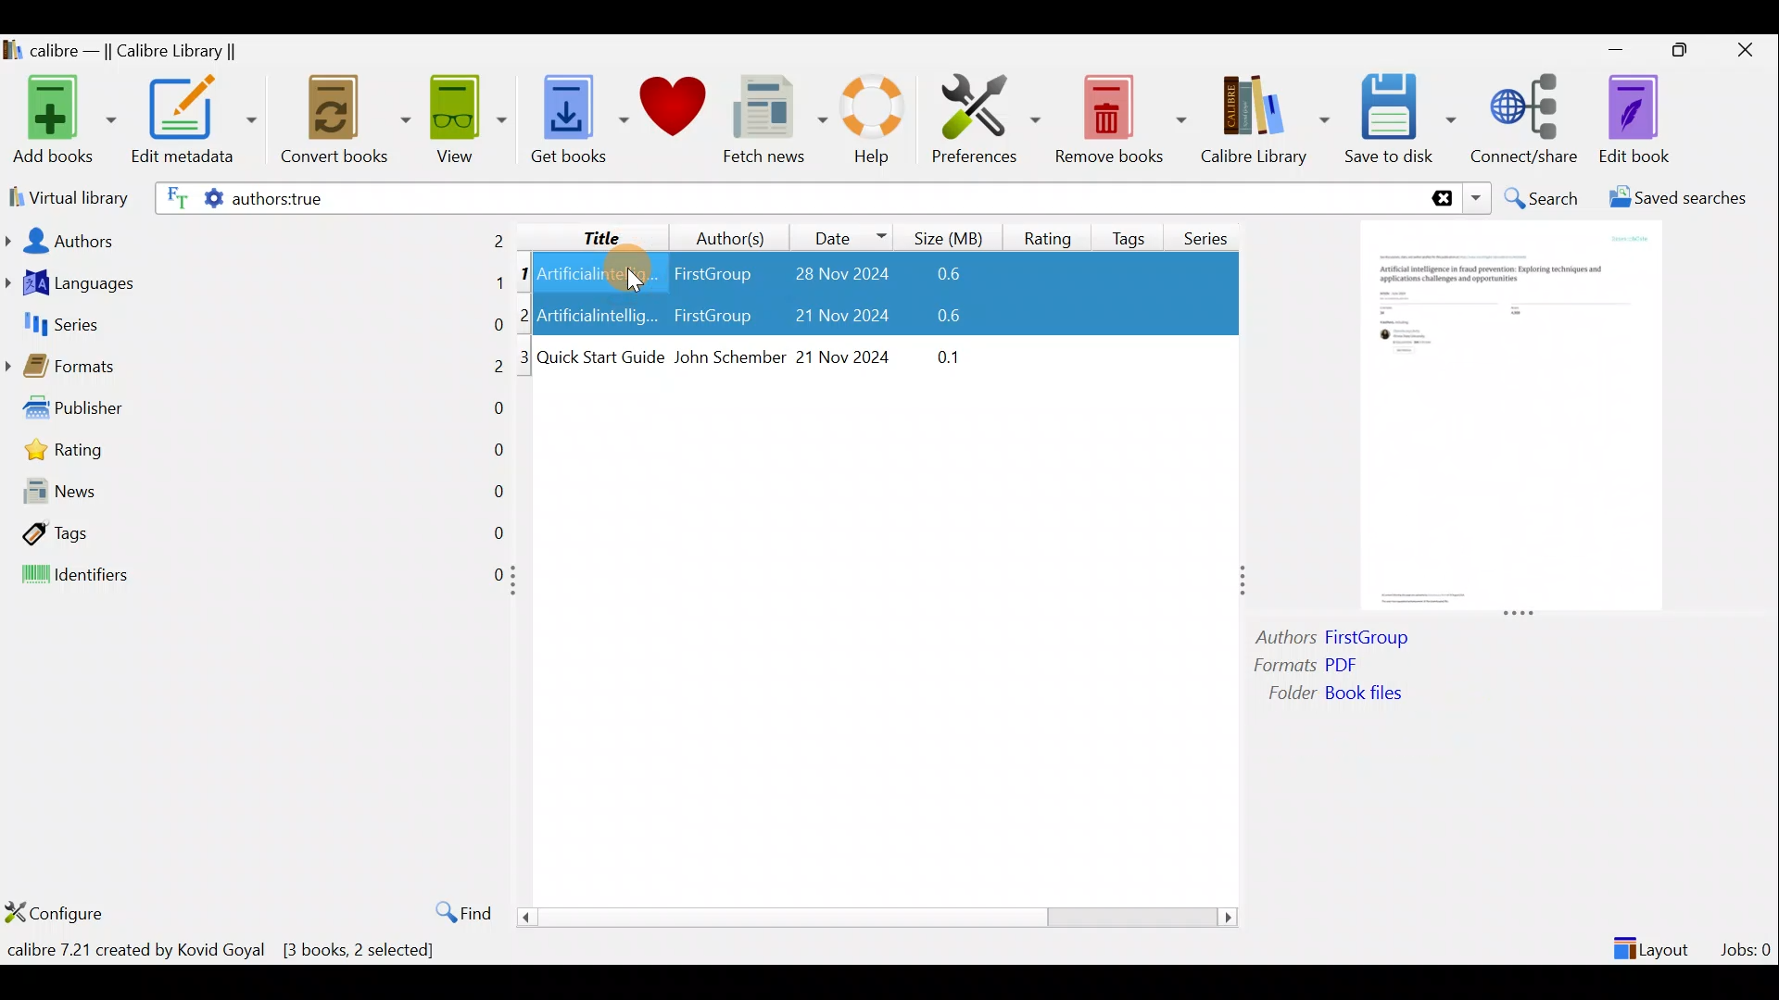 This screenshot has height=1000, width=1779. What do you see at coordinates (1439, 199) in the screenshot?
I see `Clear search result` at bounding box center [1439, 199].